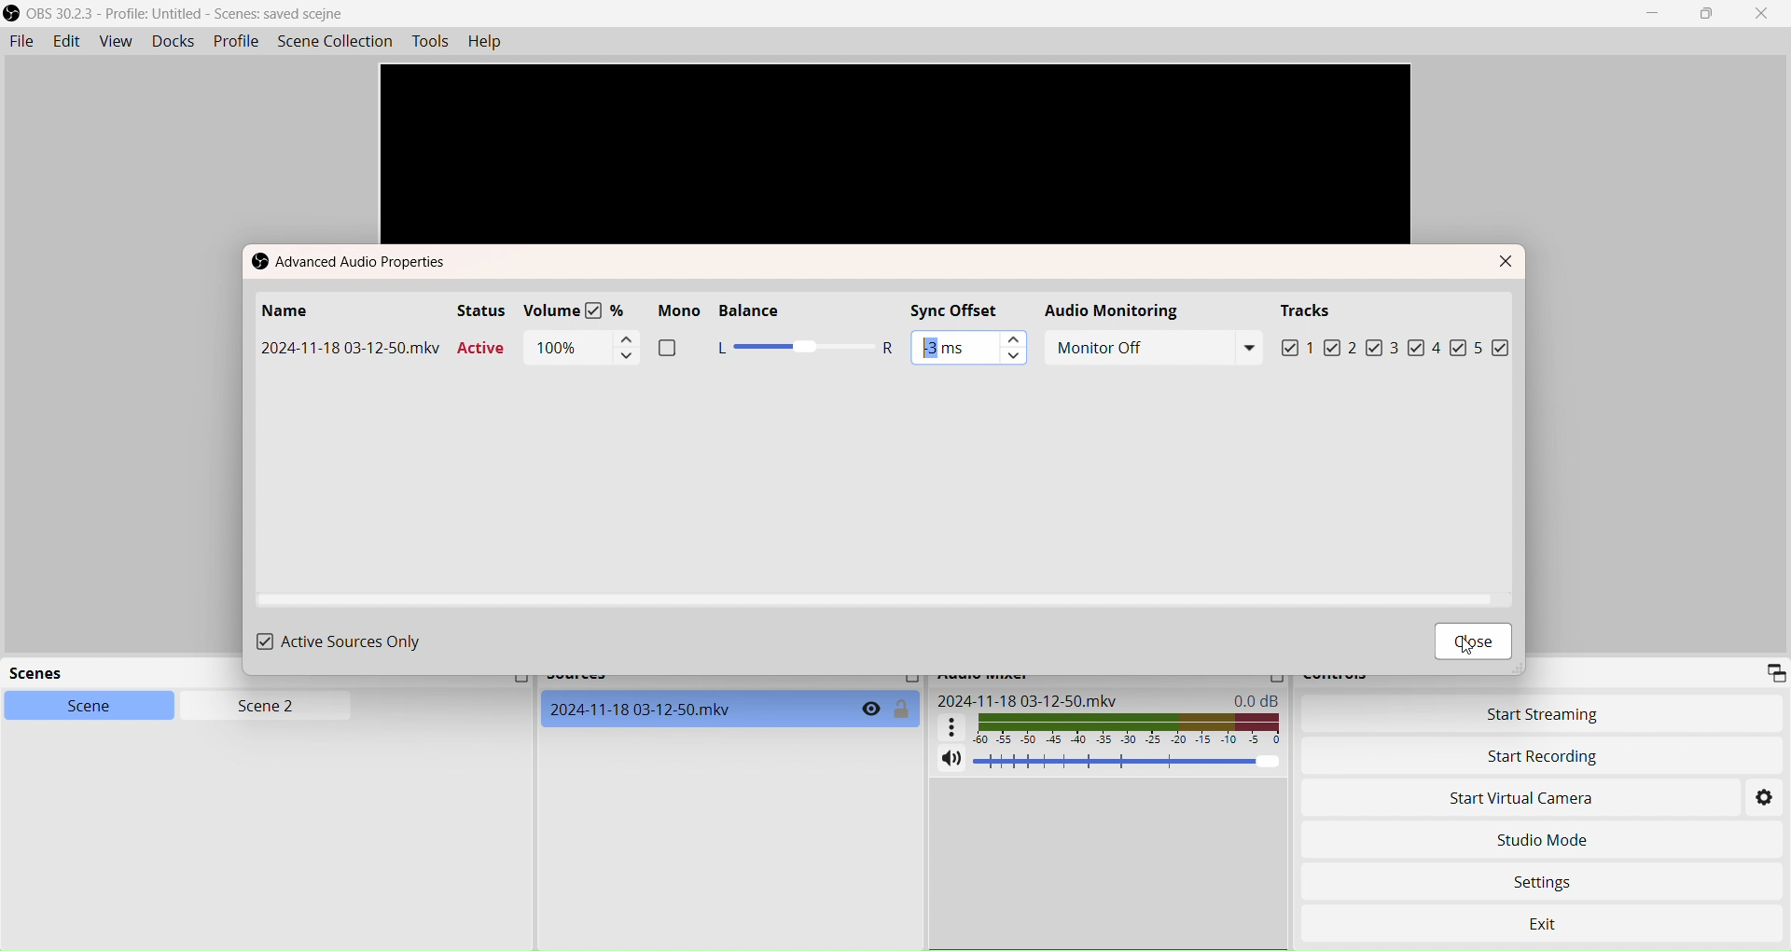  What do you see at coordinates (1767, 14) in the screenshot?
I see `Close` at bounding box center [1767, 14].